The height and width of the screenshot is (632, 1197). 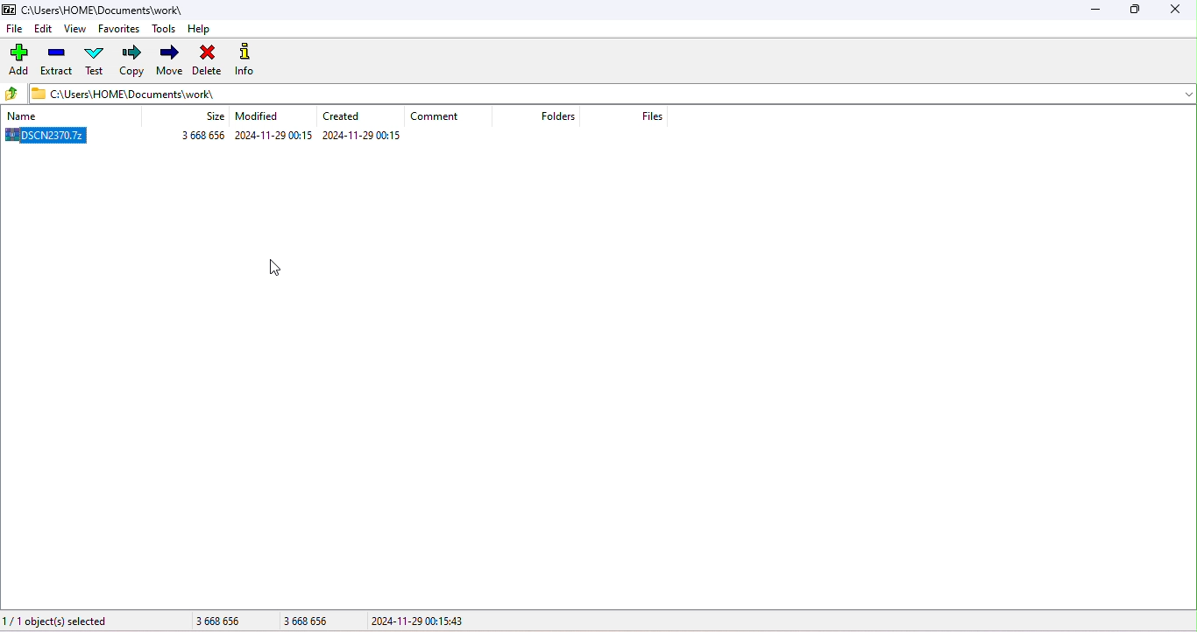 What do you see at coordinates (263, 118) in the screenshot?
I see `modification date` at bounding box center [263, 118].